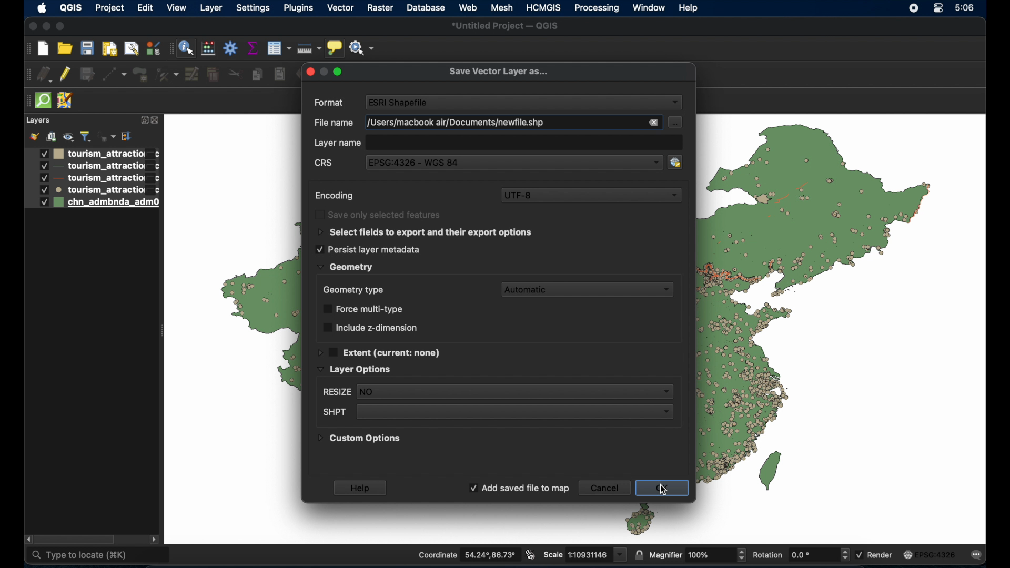  What do you see at coordinates (231, 49) in the screenshot?
I see `toolbox` at bounding box center [231, 49].